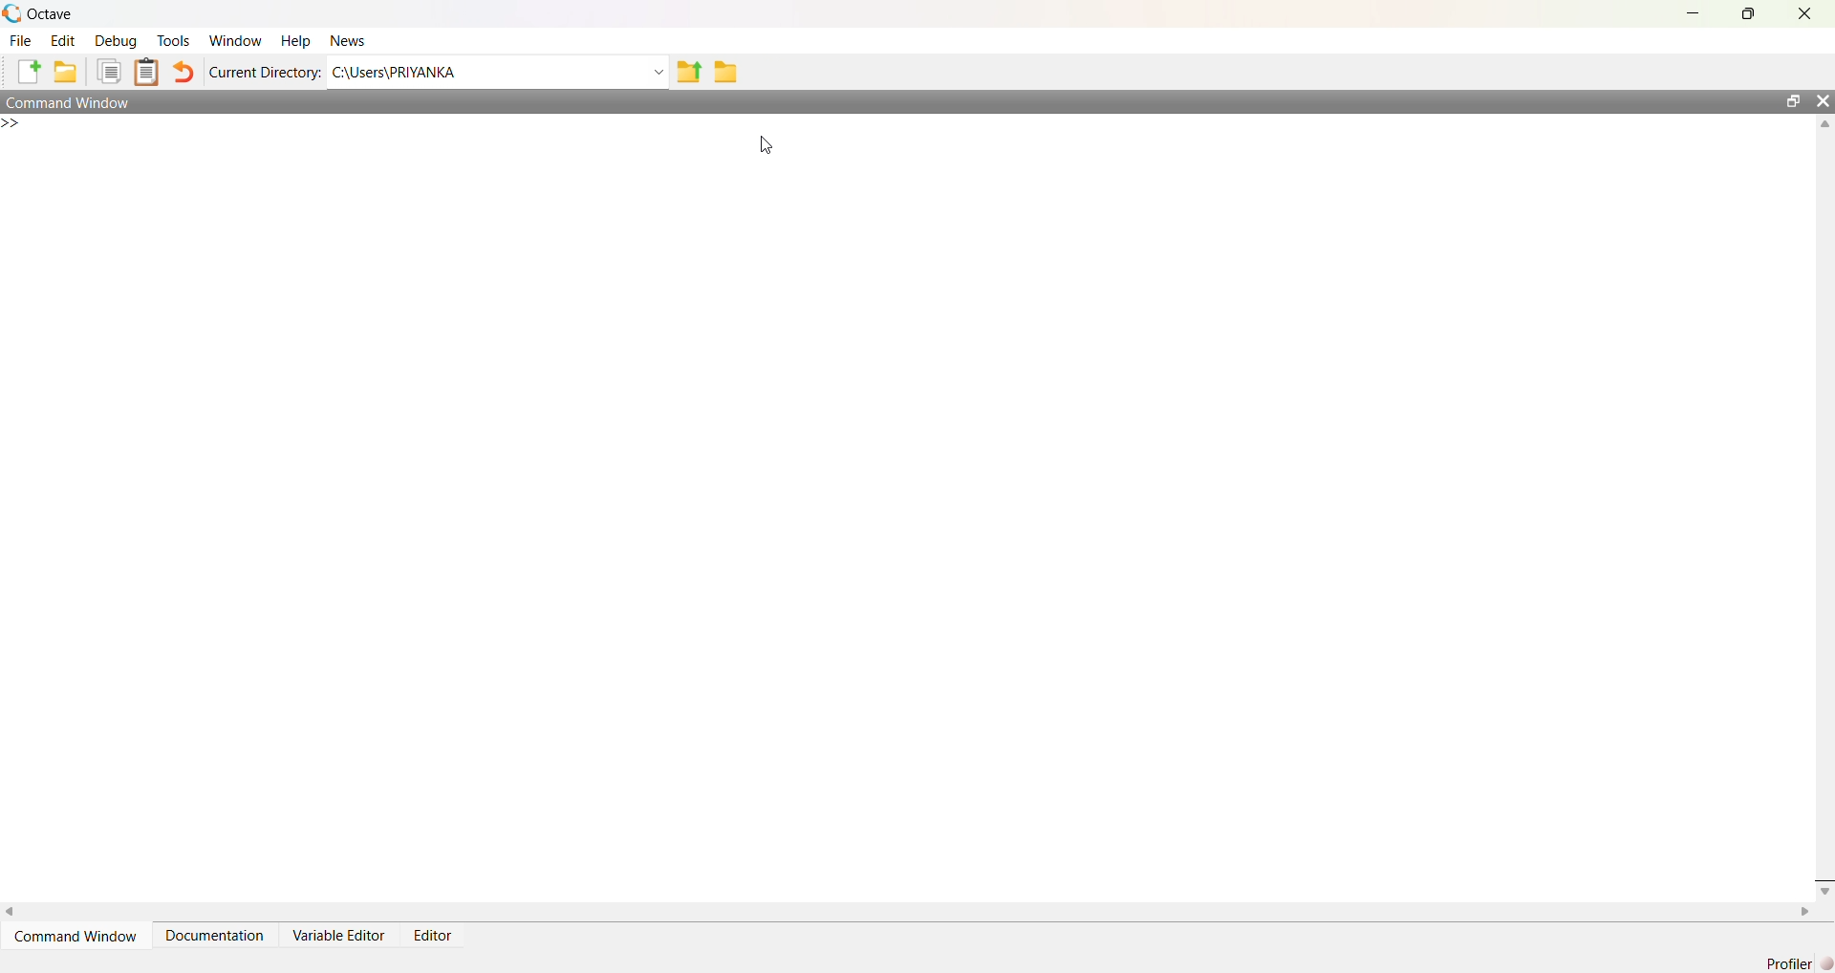 This screenshot has height=973, width=1835. What do you see at coordinates (214, 936) in the screenshot?
I see `Documentation` at bounding box center [214, 936].